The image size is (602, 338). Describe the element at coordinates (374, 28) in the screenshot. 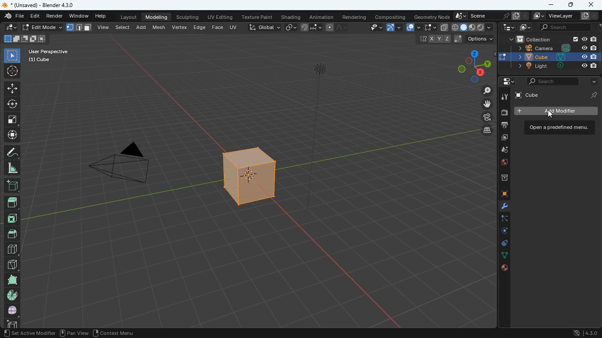

I see `view` at that location.